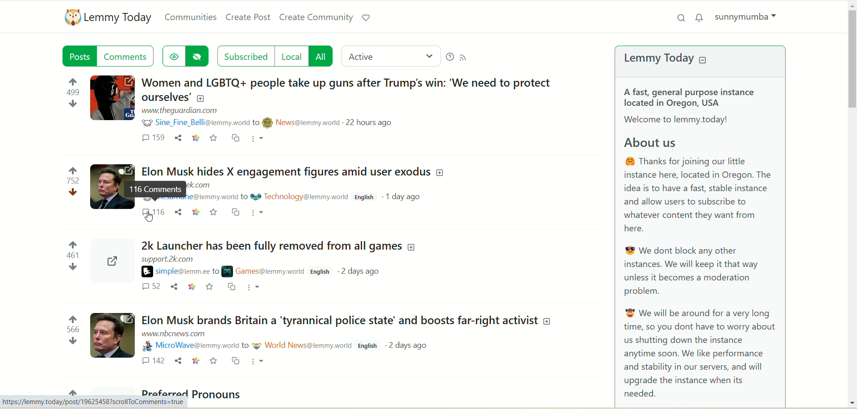  What do you see at coordinates (152, 286) in the screenshot?
I see `comment 52` at bounding box center [152, 286].